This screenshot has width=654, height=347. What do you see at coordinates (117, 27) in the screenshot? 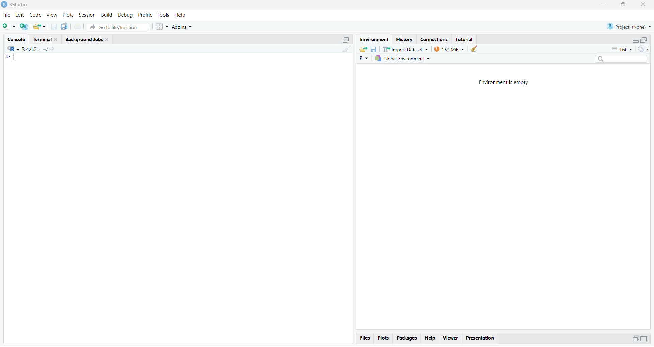
I see `Go to file/function` at bounding box center [117, 27].